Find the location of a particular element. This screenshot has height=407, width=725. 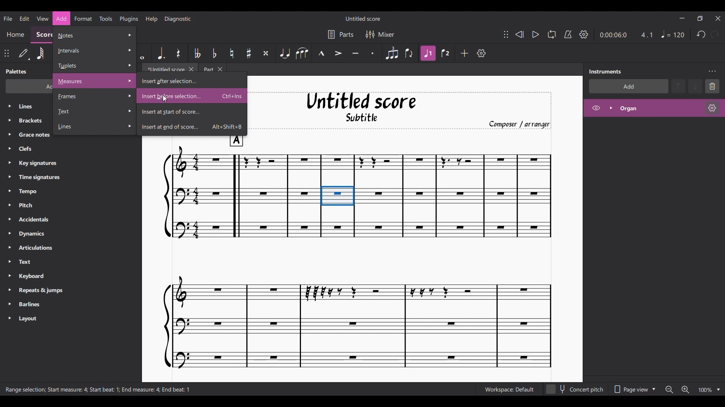

Current zoom factor is located at coordinates (706, 390).